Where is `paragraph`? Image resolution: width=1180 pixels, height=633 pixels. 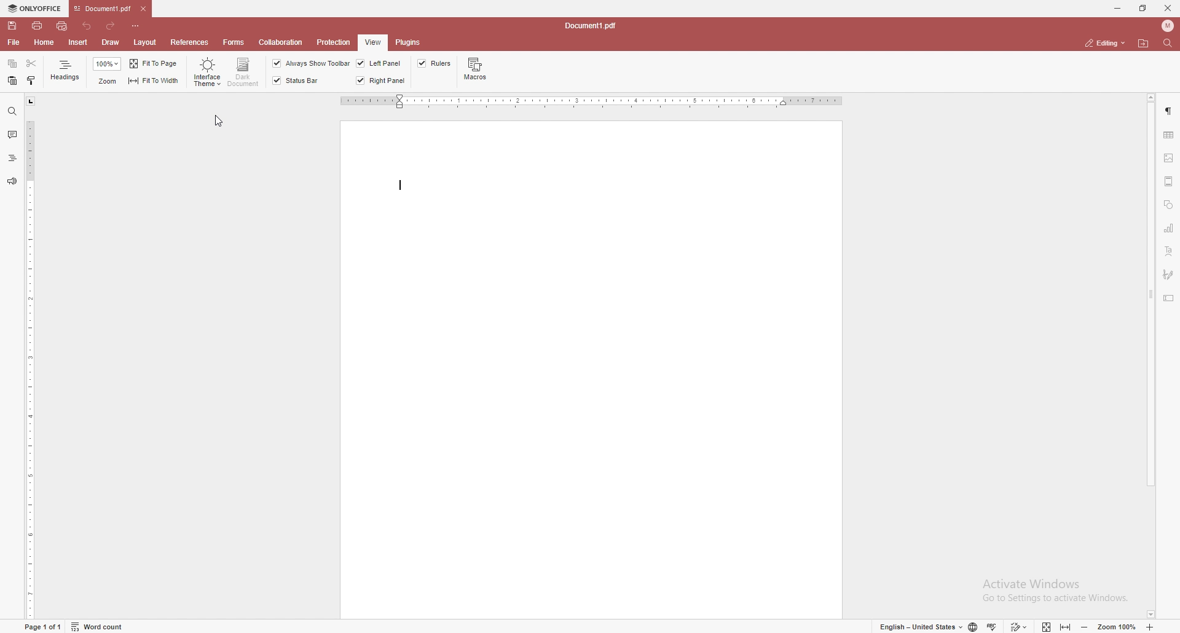 paragraph is located at coordinates (1169, 112).